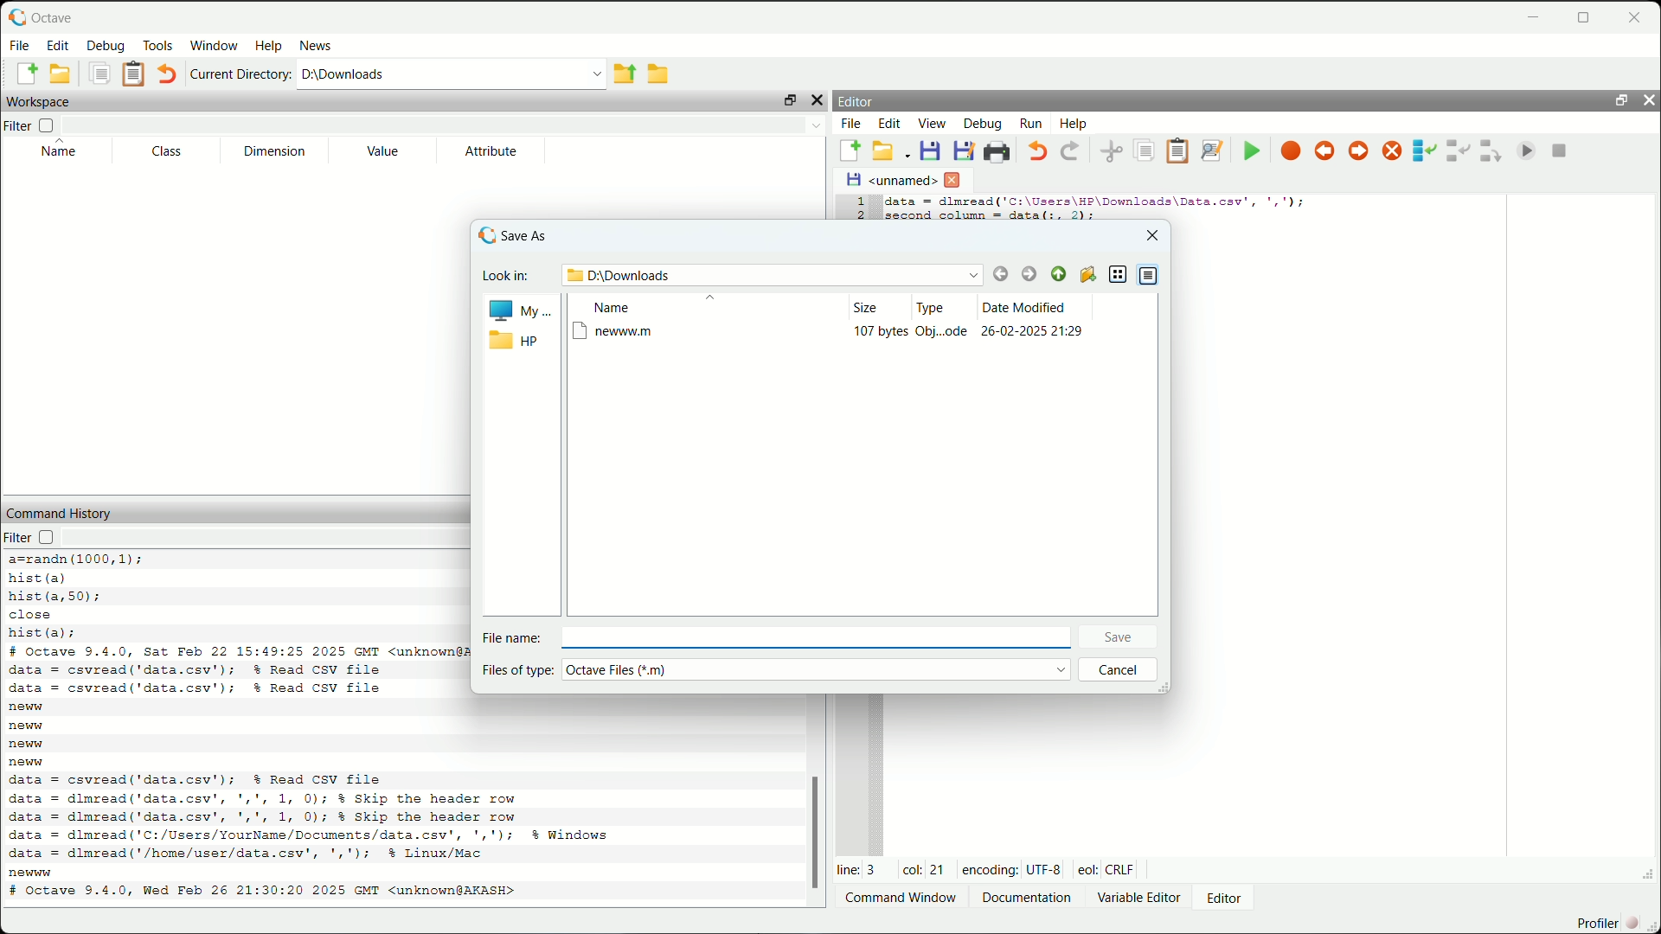 The height and width of the screenshot is (934, 1661). What do you see at coordinates (889, 182) in the screenshot?
I see `unnamed` at bounding box center [889, 182].